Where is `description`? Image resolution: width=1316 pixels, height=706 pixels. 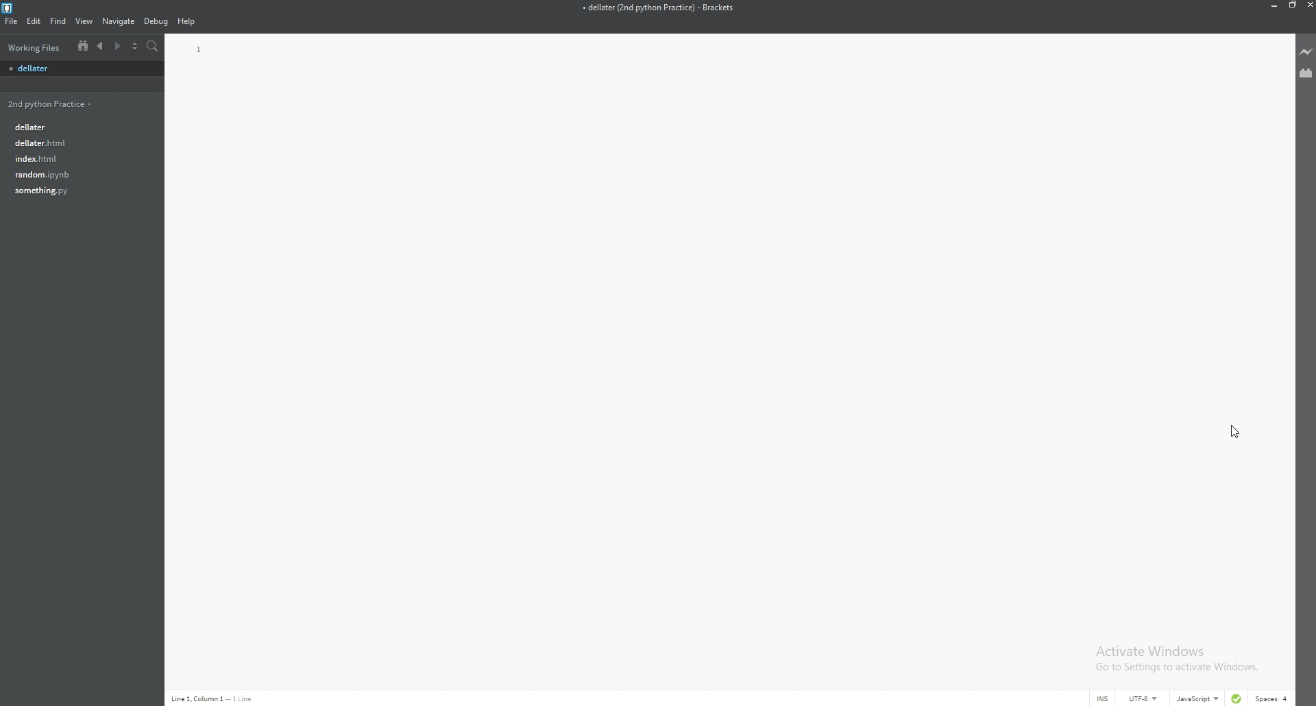
description is located at coordinates (226, 692).